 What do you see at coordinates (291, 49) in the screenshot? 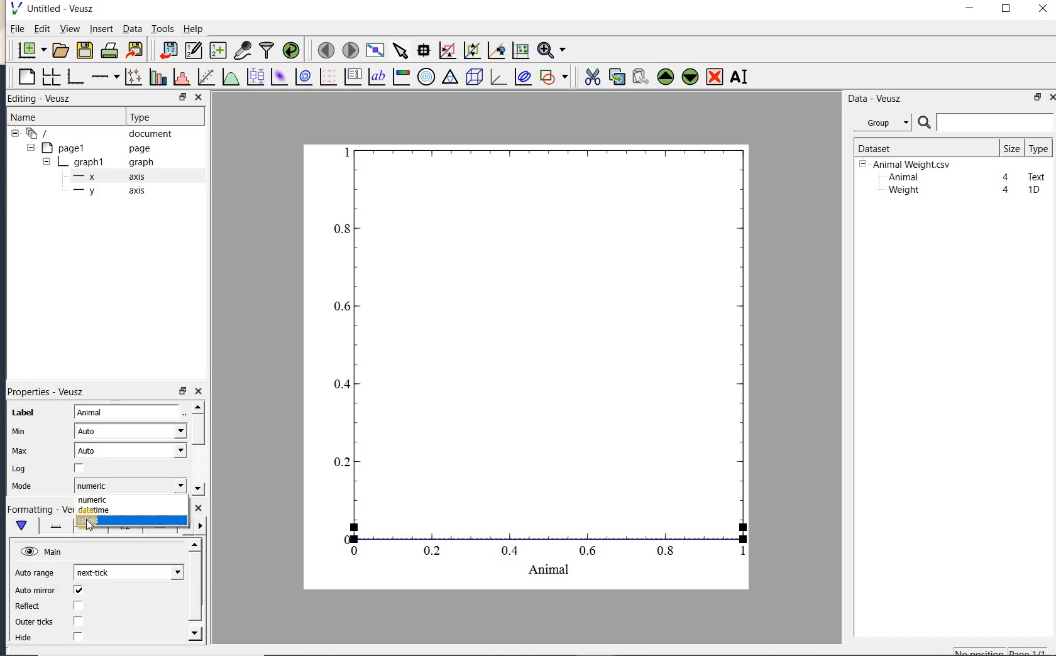
I see `reload linked datasets` at bounding box center [291, 49].